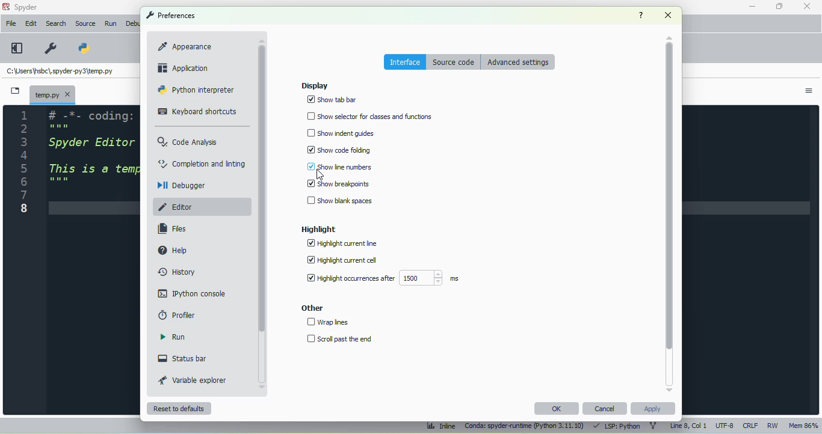  What do you see at coordinates (178, 207) in the screenshot?
I see `editor` at bounding box center [178, 207].